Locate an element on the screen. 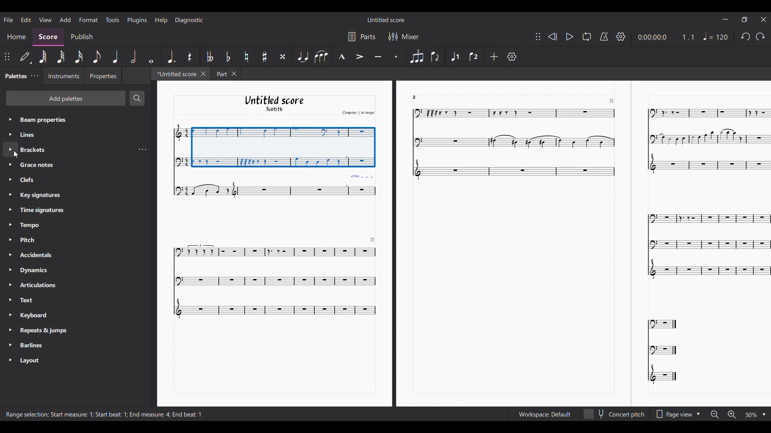  Repeats & Jumps is located at coordinates (43, 331).